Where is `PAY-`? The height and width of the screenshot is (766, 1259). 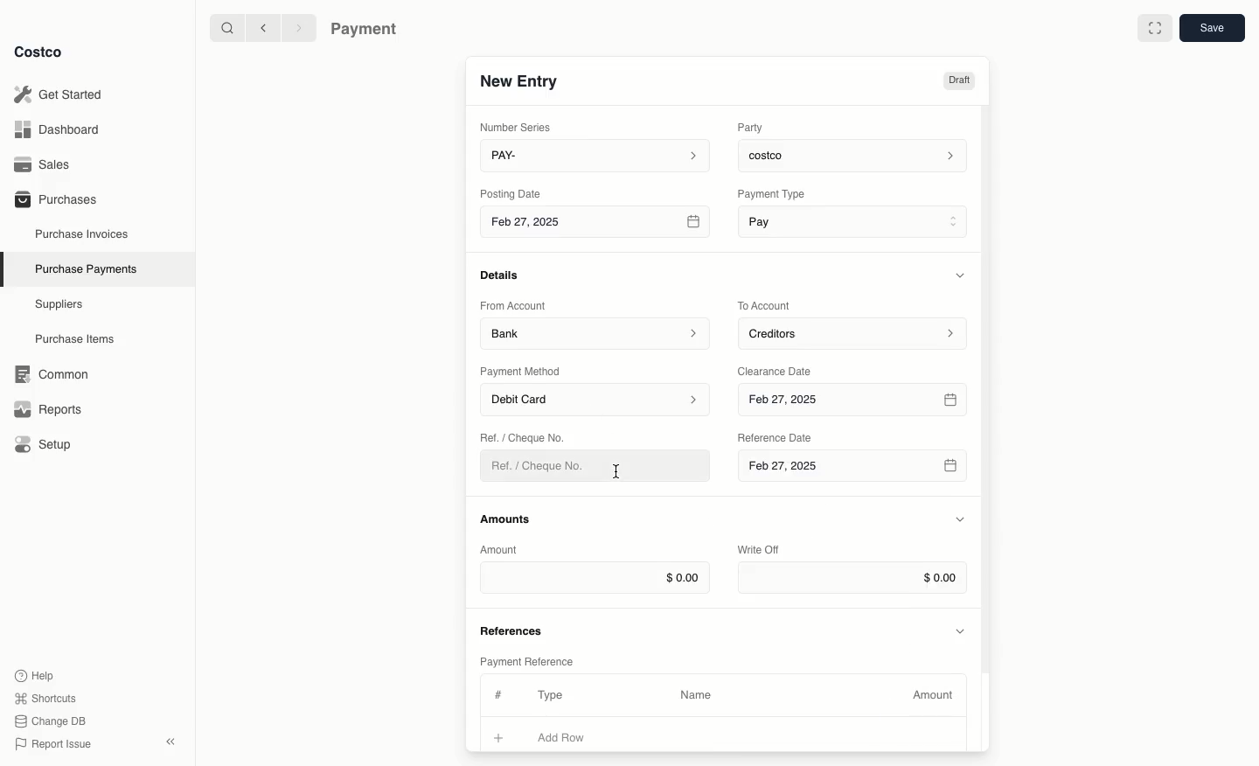 PAY- is located at coordinates (596, 155).